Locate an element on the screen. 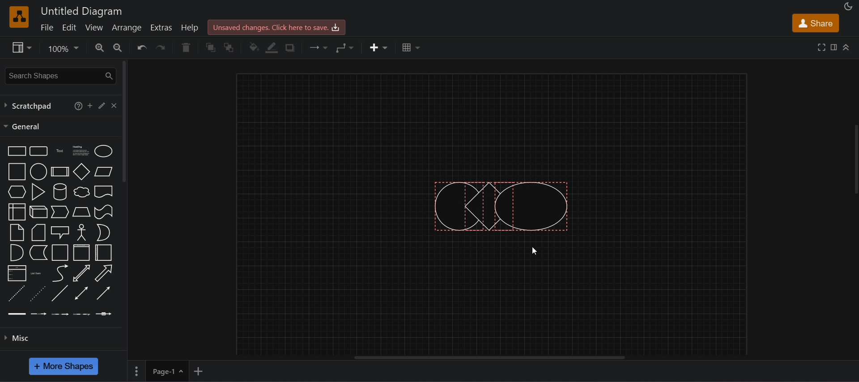 The height and width of the screenshot is (382, 859). rounded rectangle is located at coordinates (38, 150).